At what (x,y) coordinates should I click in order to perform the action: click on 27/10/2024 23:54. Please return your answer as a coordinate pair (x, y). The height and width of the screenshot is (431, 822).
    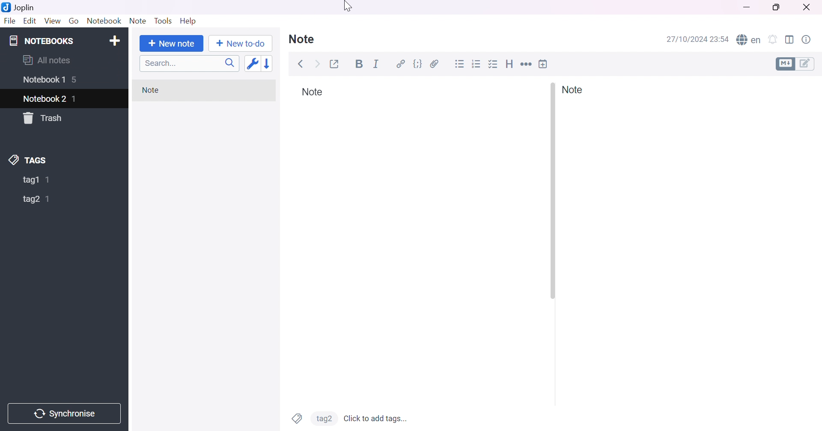
    Looking at the image, I should click on (698, 39).